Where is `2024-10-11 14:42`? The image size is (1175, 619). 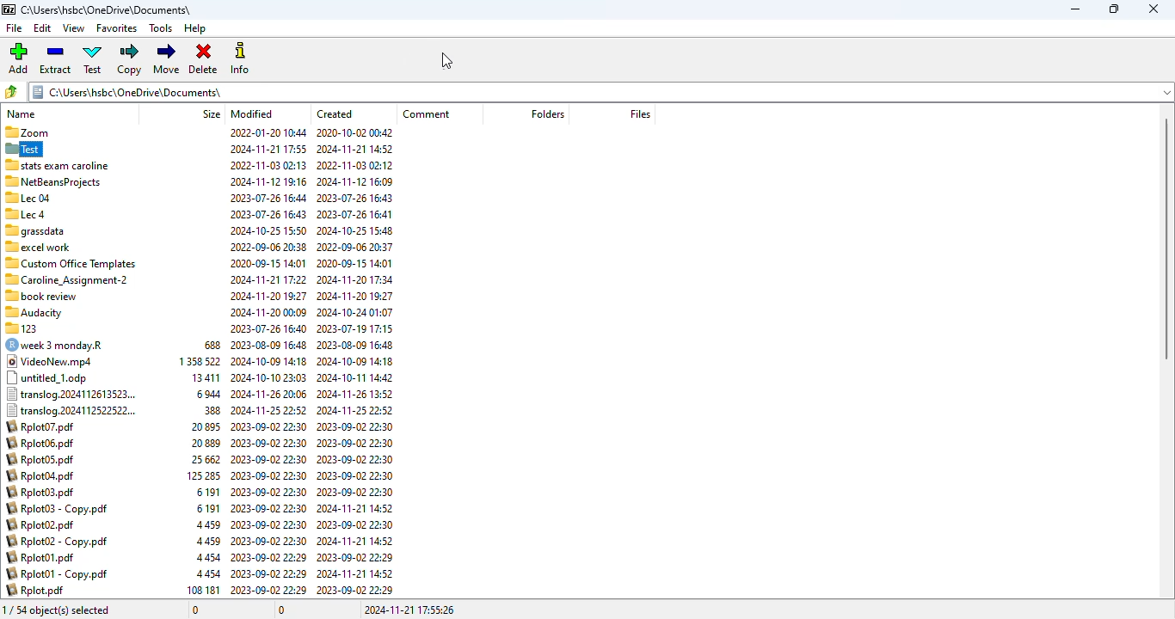
2024-10-11 14:42 is located at coordinates (356, 377).